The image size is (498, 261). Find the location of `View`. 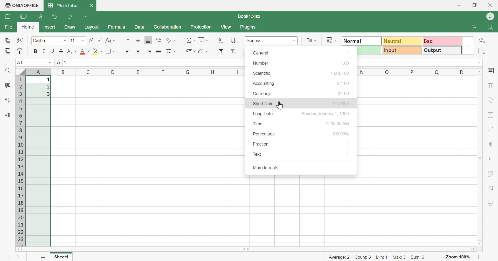

View is located at coordinates (226, 27).